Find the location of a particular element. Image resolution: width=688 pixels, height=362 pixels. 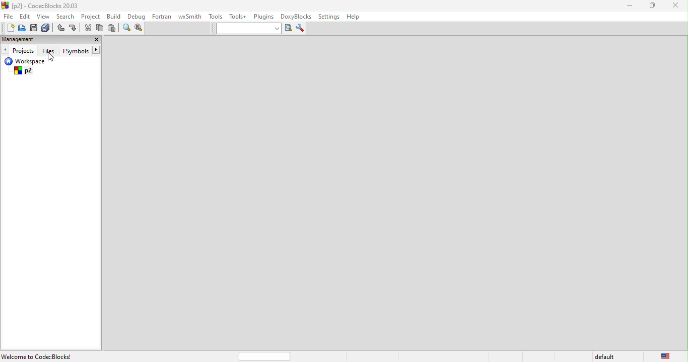

copy is located at coordinates (100, 28).